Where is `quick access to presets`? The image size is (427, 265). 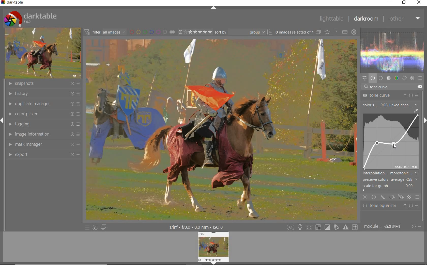 quick access to presets is located at coordinates (87, 227).